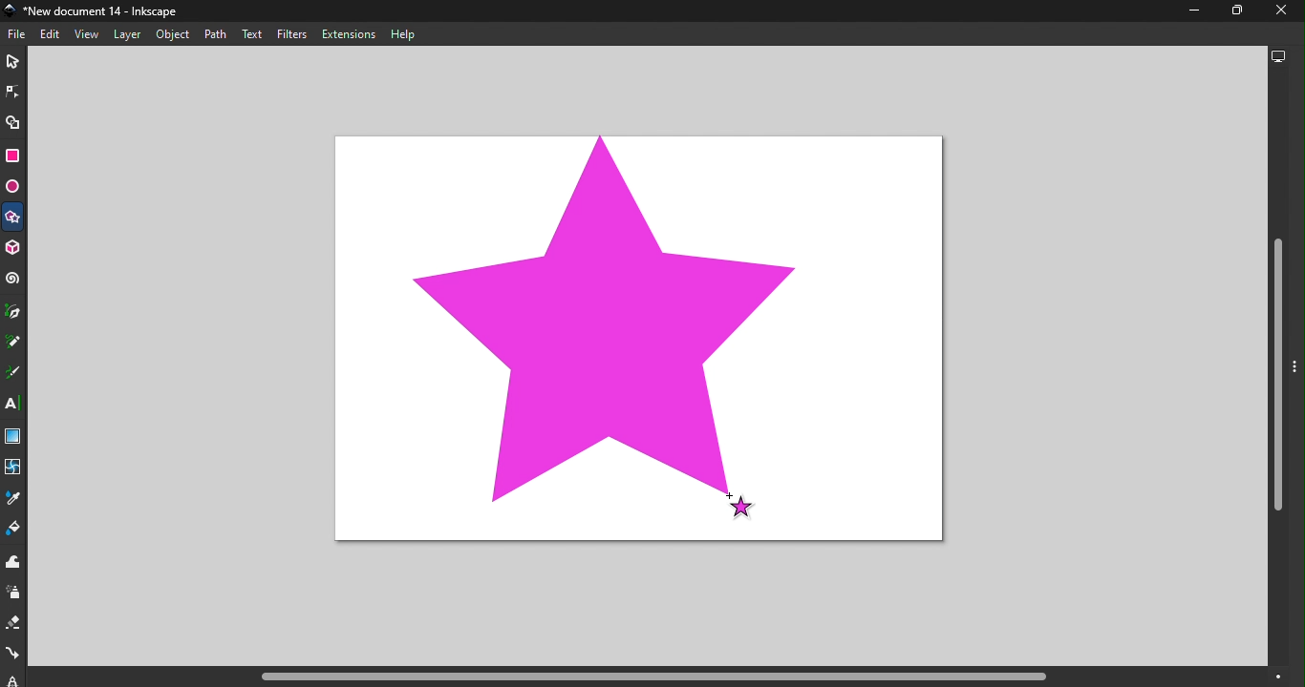 This screenshot has height=687, width=1305. What do you see at coordinates (97, 12) in the screenshot?
I see `File name` at bounding box center [97, 12].